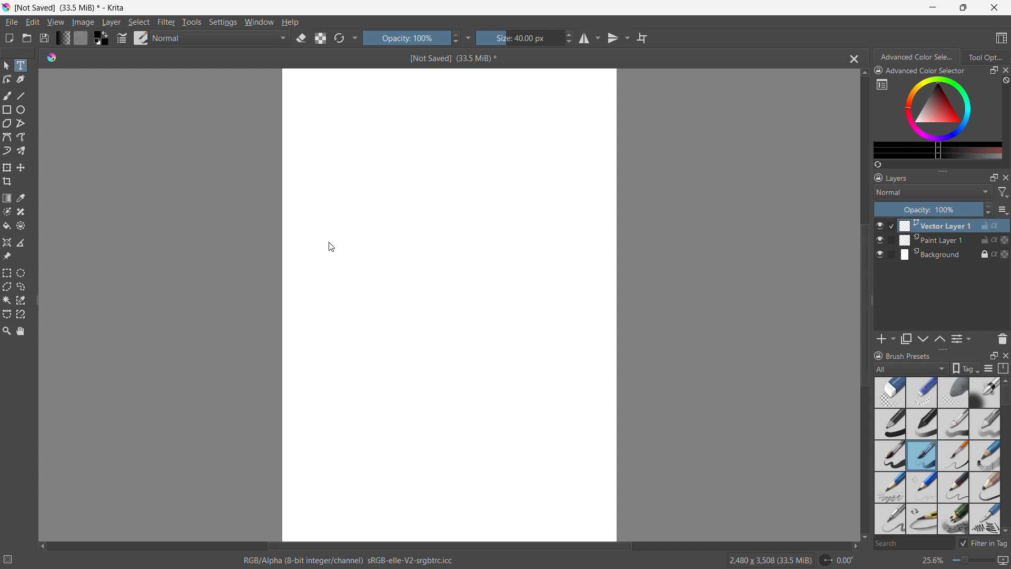 This screenshot has height=569, width=1011. Describe the element at coordinates (921, 519) in the screenshot. I see `small tip pencil` at that location.